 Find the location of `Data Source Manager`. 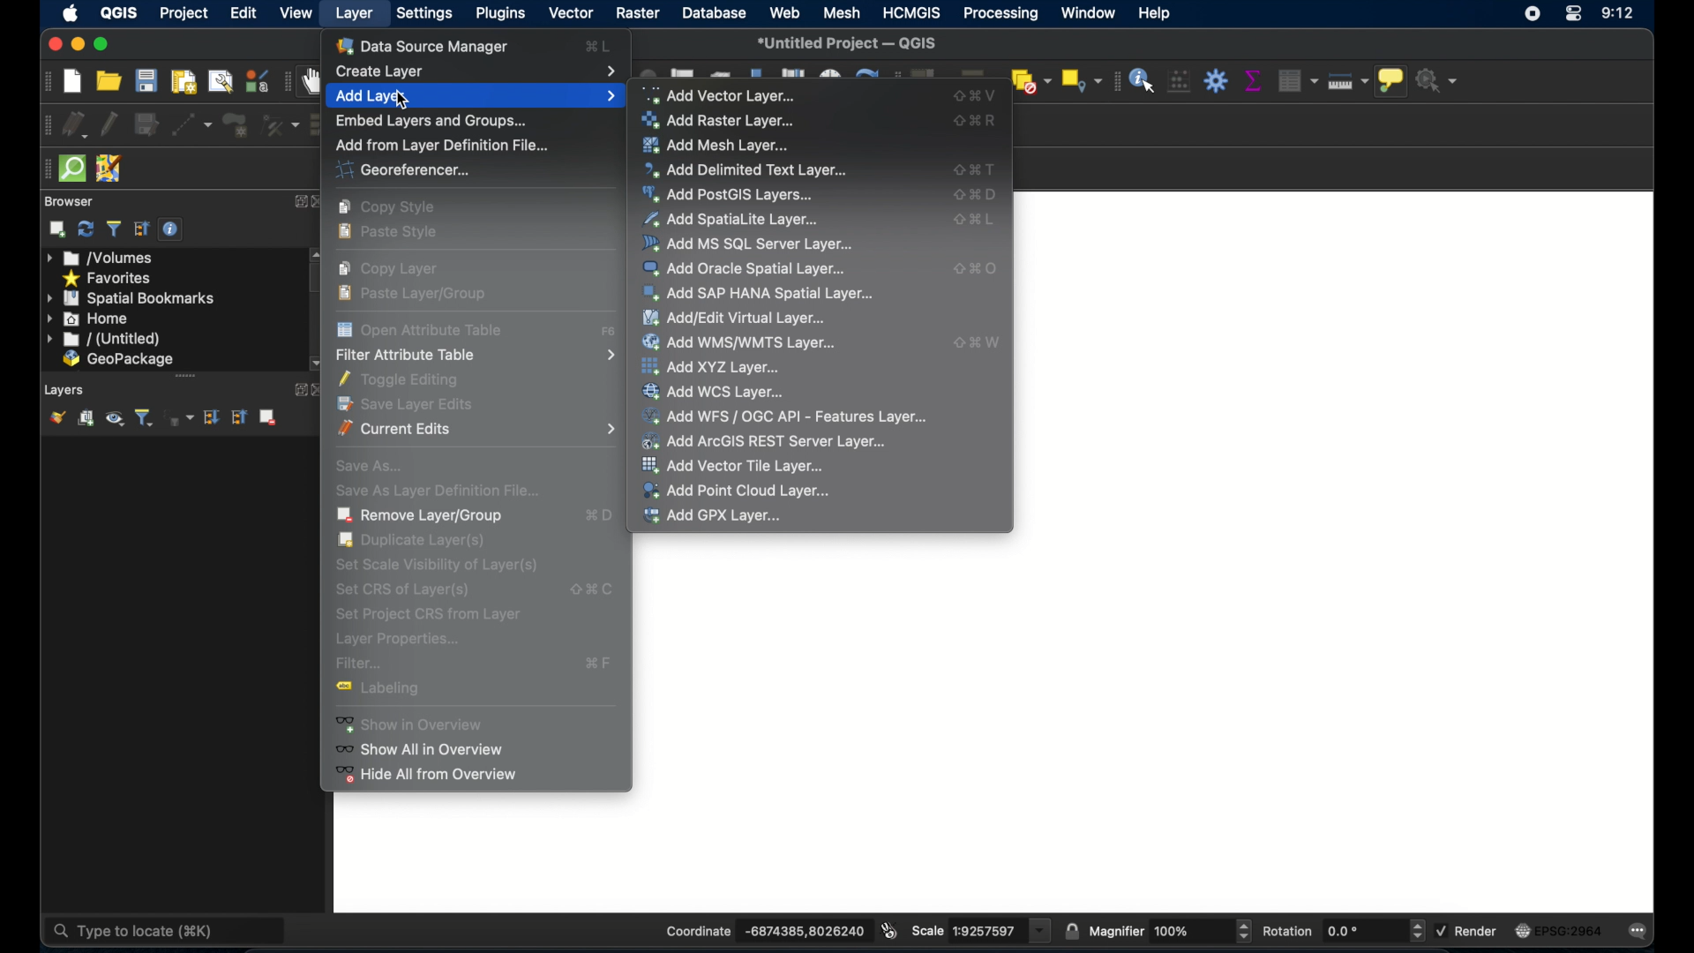

Data Source Manager is located at coordinates (472, 47).